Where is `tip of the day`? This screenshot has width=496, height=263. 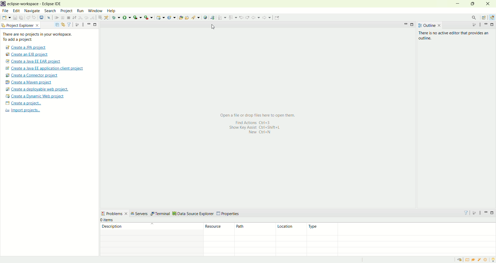 tip of the day is located at coordinates (493, 259).